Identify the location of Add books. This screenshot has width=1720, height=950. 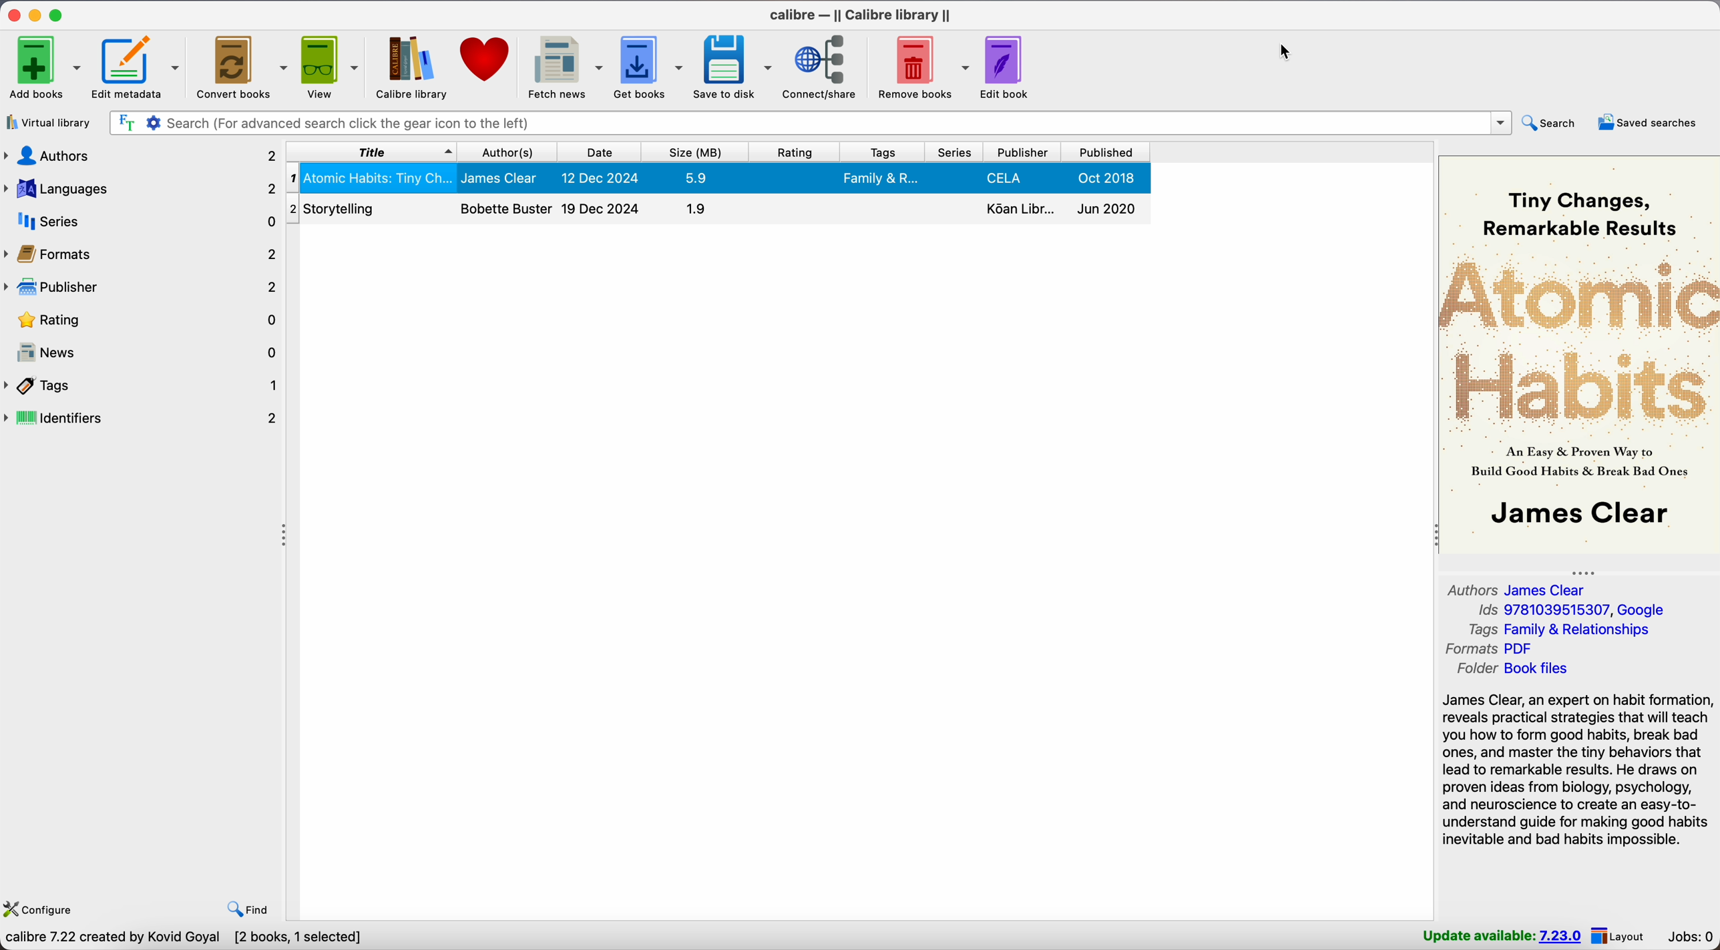
(43, 66).